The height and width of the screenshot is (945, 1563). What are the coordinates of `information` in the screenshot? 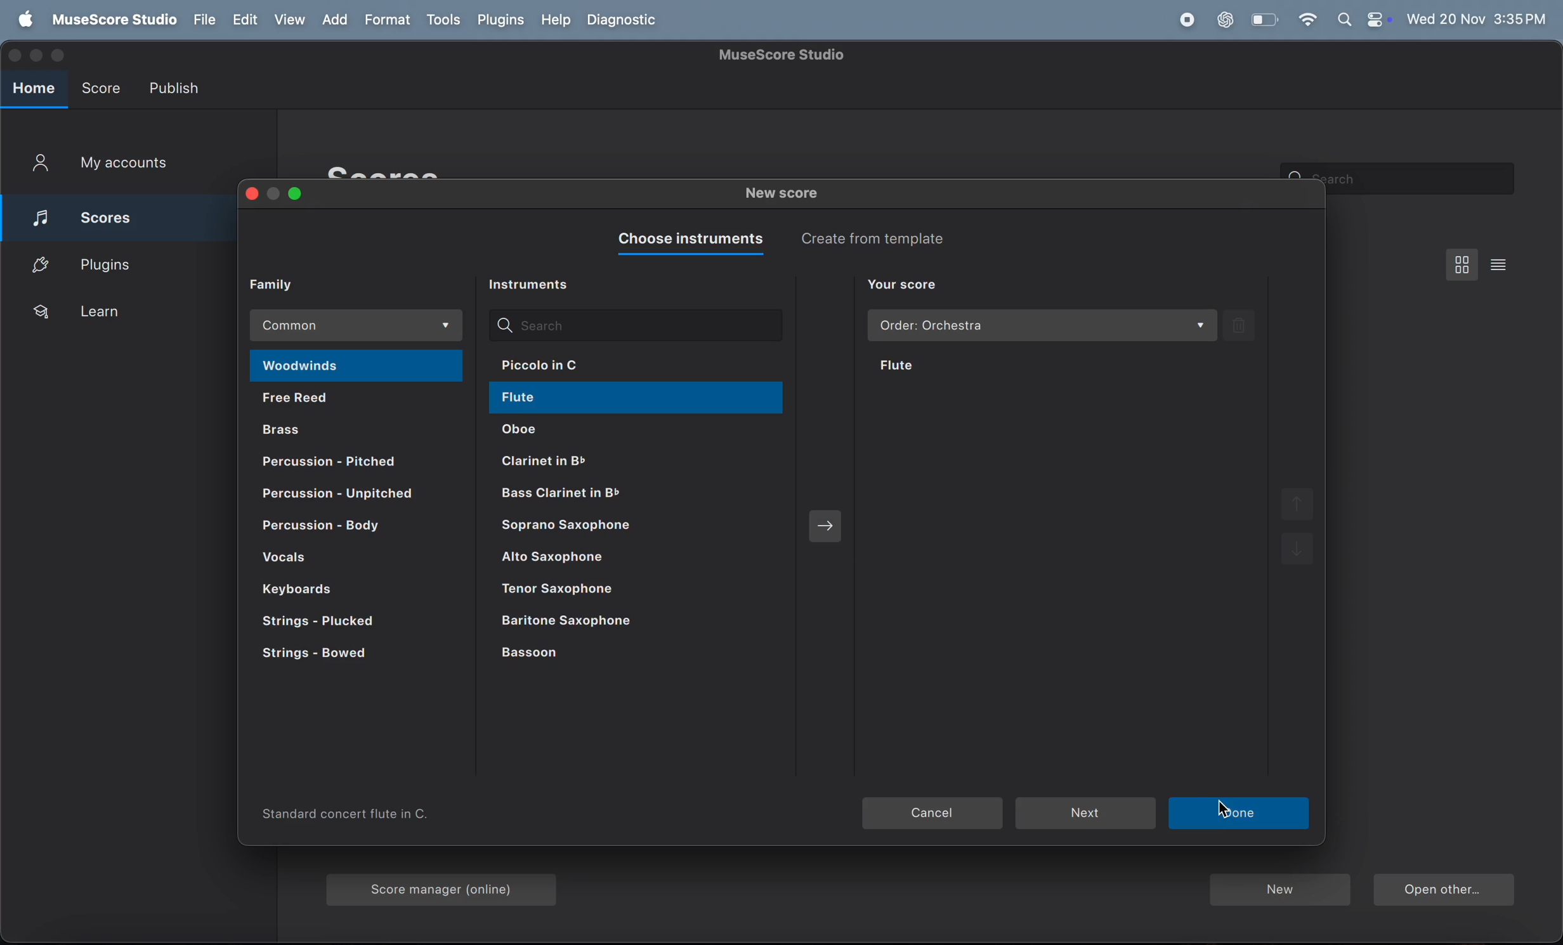 It's located at (350, 815).